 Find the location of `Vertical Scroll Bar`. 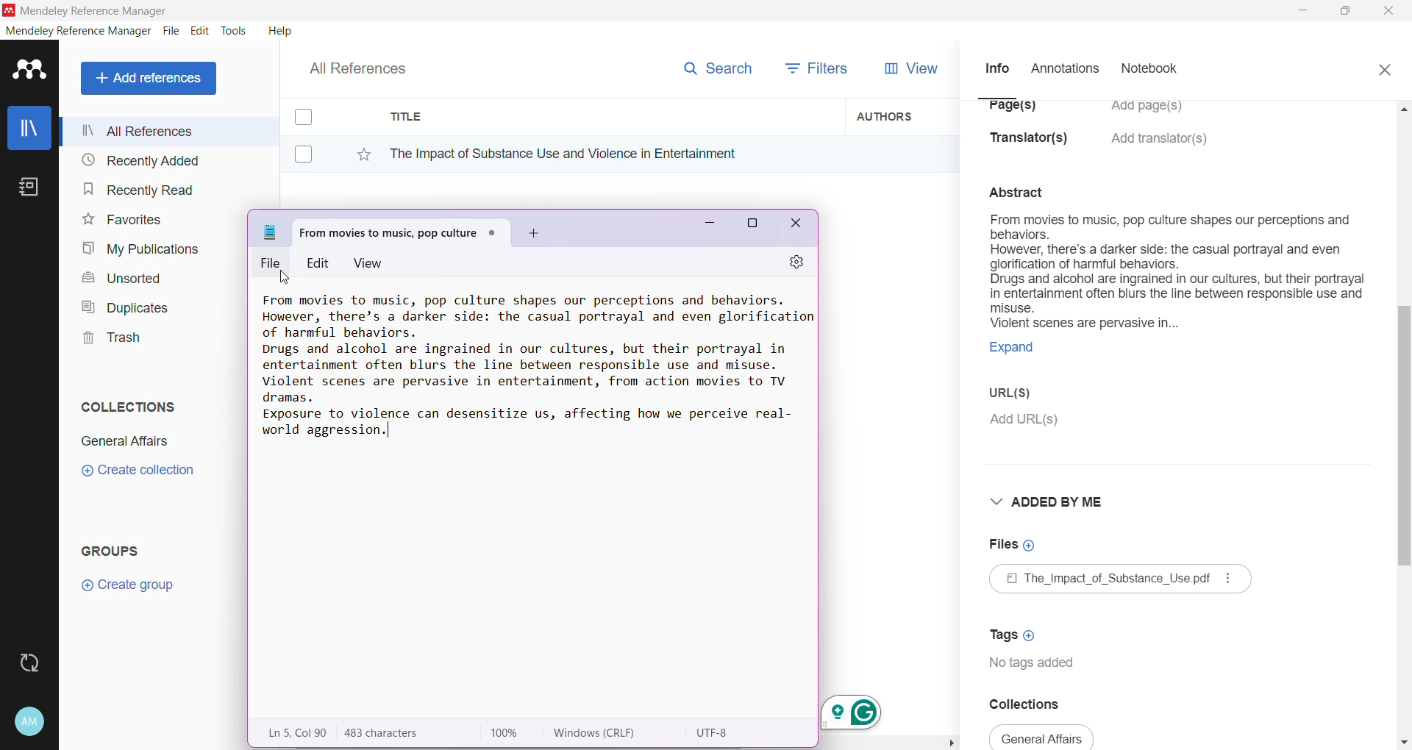

Vertical Scroll Bar is located at coordinates (1403, 424).